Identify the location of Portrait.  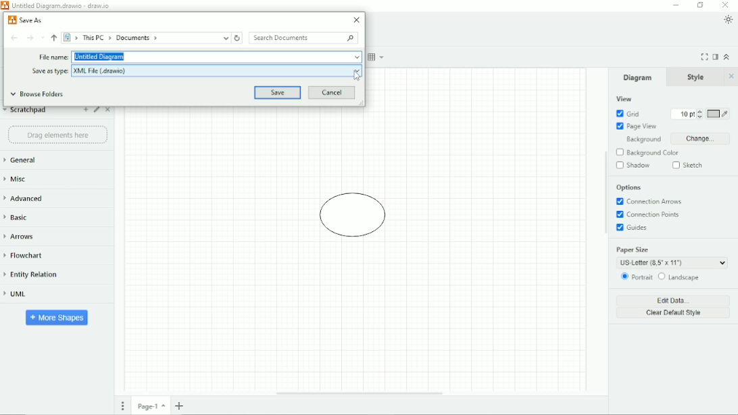
(637, 278).